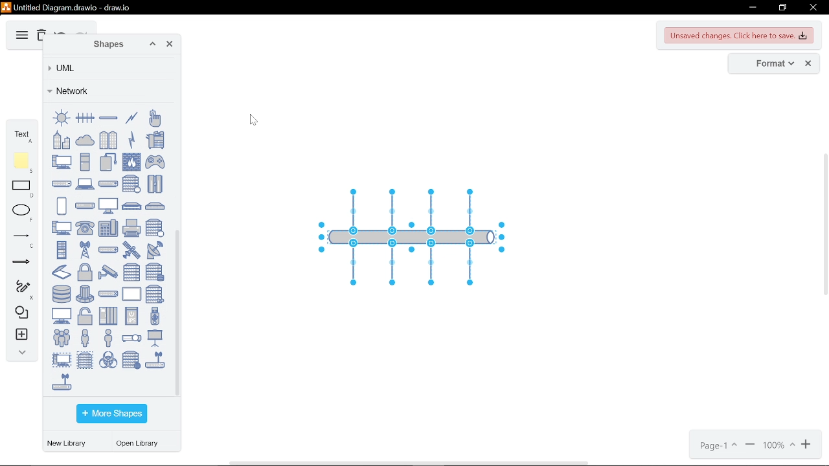 The image size is (829, 466). What do you see at coordinates (21, 264) in the screenshot?
I see `arrows` at bounding box center [21, 264].